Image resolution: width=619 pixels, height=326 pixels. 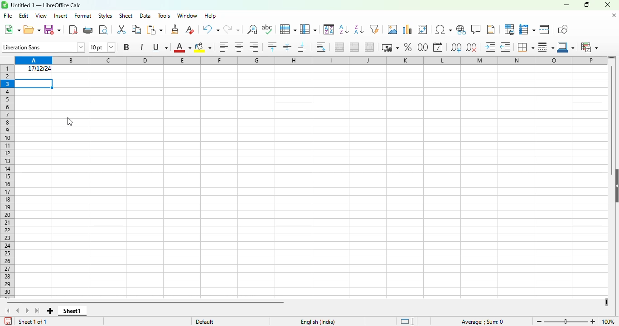 I want to click on align left, so click(x=223, y=47).